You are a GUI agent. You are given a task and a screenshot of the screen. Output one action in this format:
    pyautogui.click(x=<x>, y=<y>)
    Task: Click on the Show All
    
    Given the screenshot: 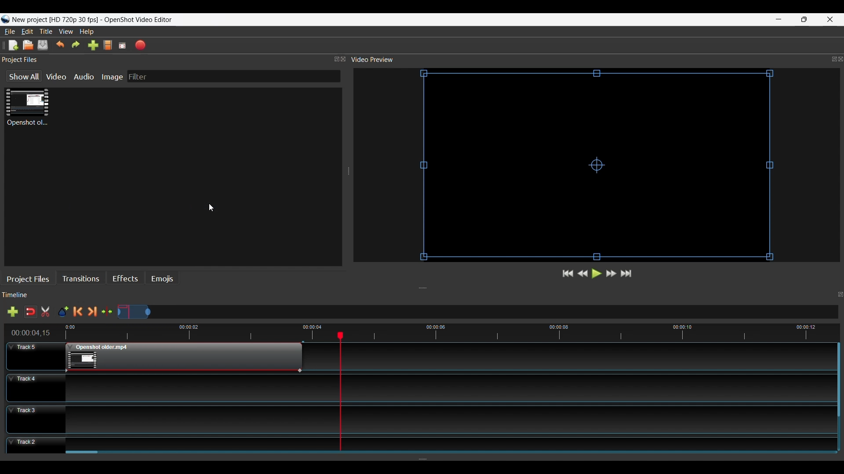 What is the action you would take?
    pyautogui.click(x=21, y=77)
    